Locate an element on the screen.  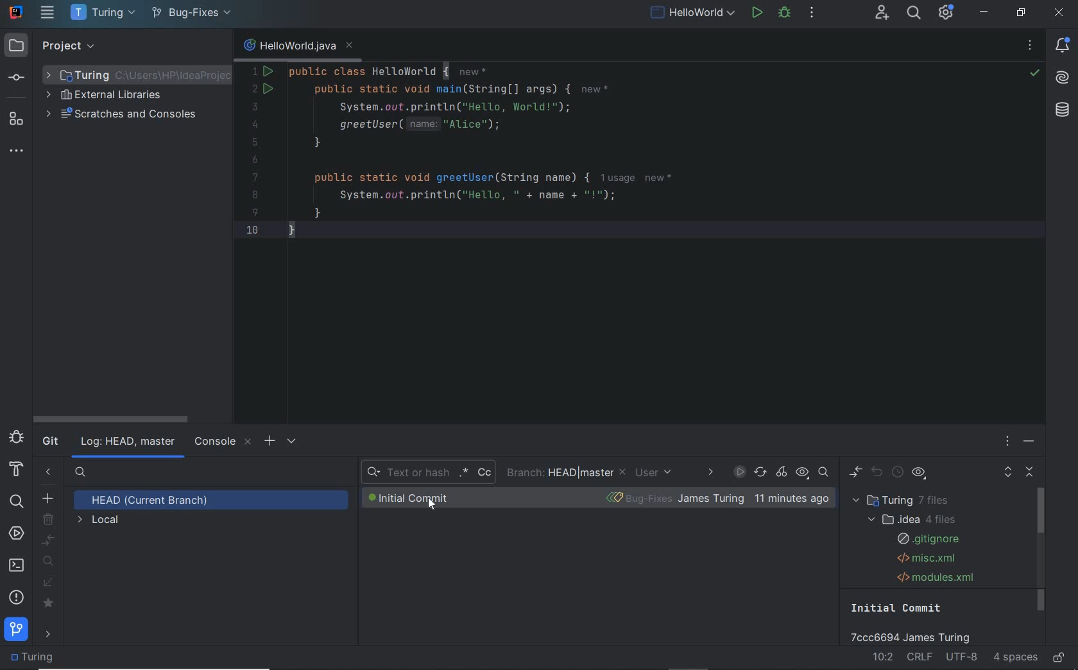
LOCAL is located at coordinates (99, 521).